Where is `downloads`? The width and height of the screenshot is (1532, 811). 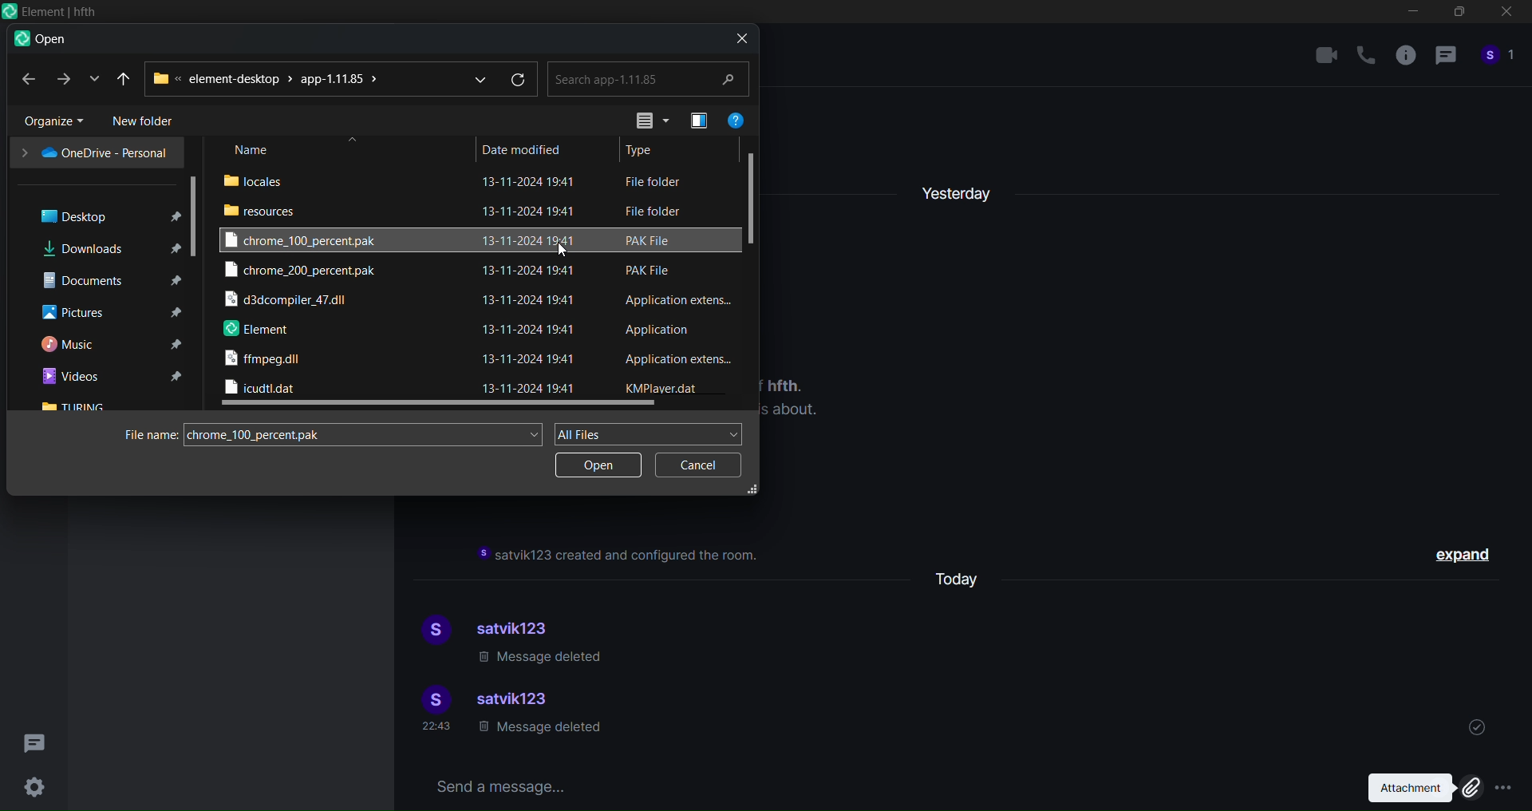 downloads is located at coordinates (106, 247).